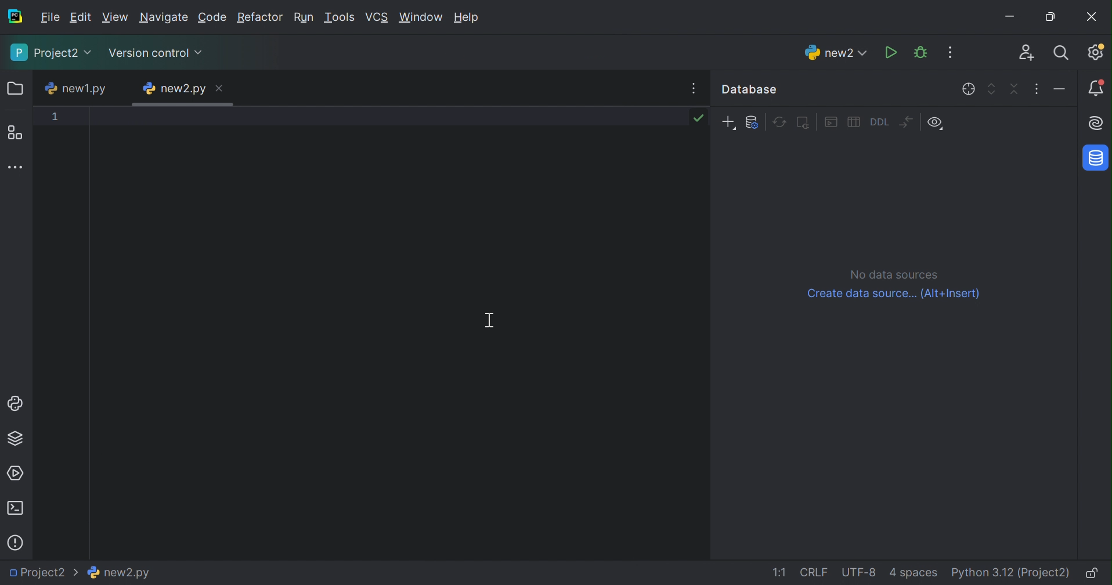 The image size is (1112, 585). Describe the element at coordinates (17, 542) in the screenshot. I see `Problems` at that location.